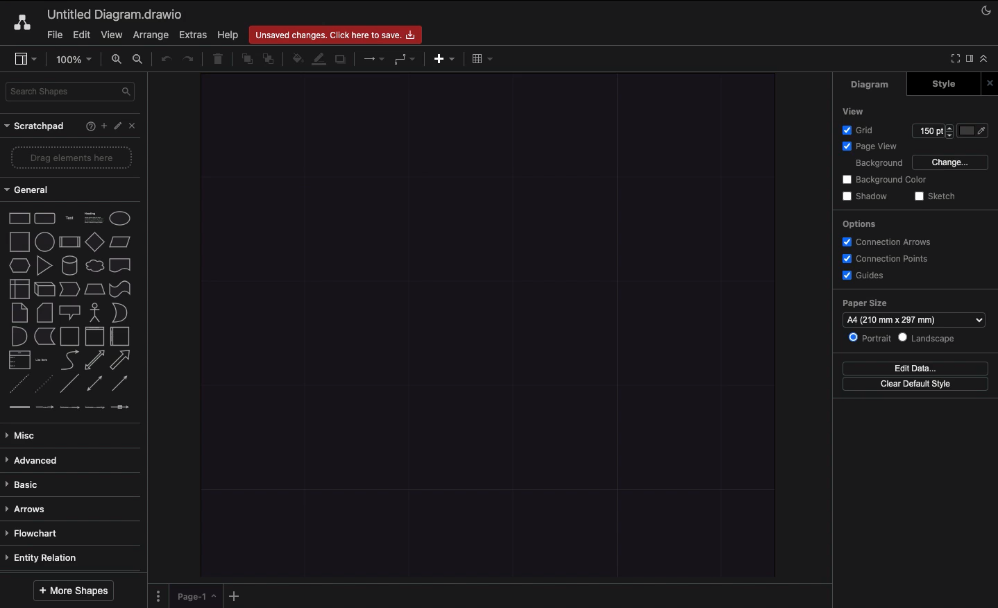  Describe the element at coordinates (269, 60) in the screenshot. I see `Move to back` at that location.